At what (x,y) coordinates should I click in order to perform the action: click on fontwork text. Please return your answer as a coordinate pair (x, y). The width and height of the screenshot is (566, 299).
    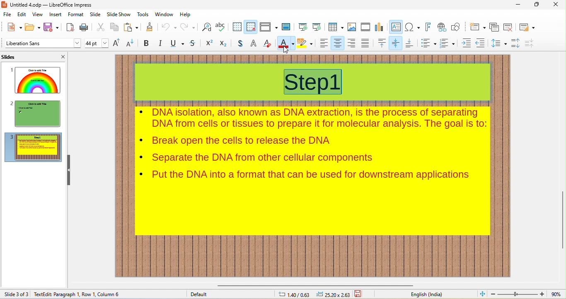
    Looking at the image, I should click on (427, 27).